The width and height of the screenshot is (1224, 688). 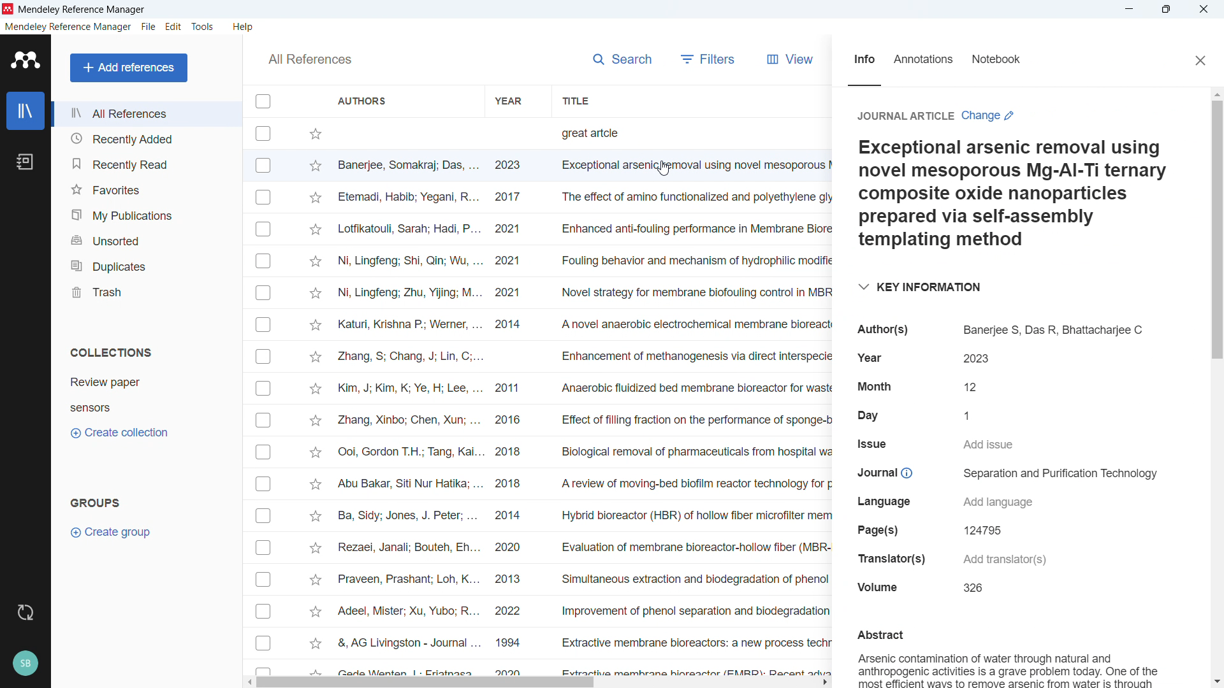 I want to click on Authors , so click(x=1055, y=330).